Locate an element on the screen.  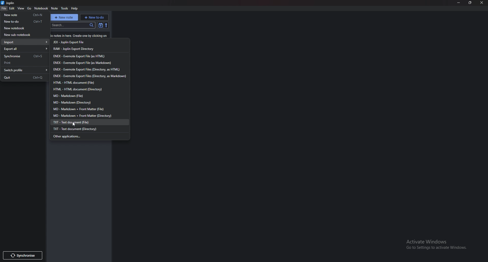
Notebook is located at coordinates (41, 8).